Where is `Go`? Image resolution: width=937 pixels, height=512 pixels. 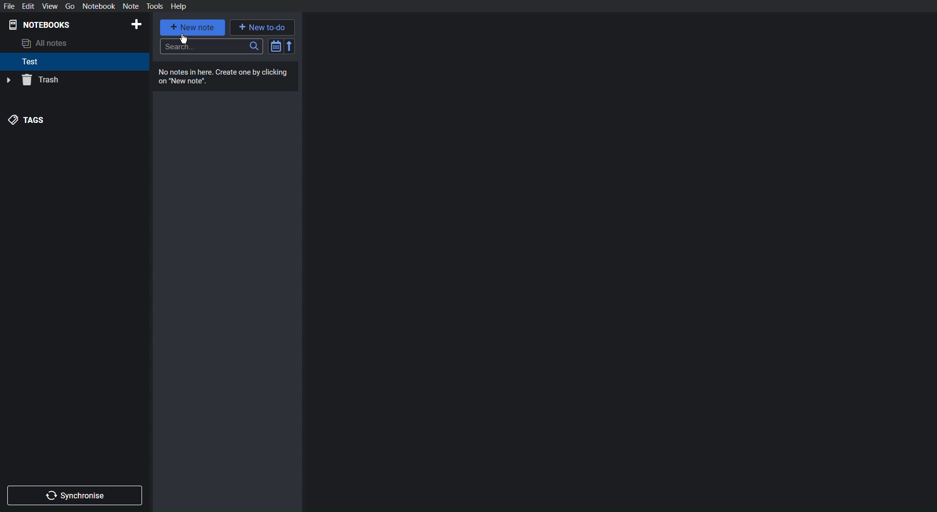 Go is located at coordinates (69, 6).